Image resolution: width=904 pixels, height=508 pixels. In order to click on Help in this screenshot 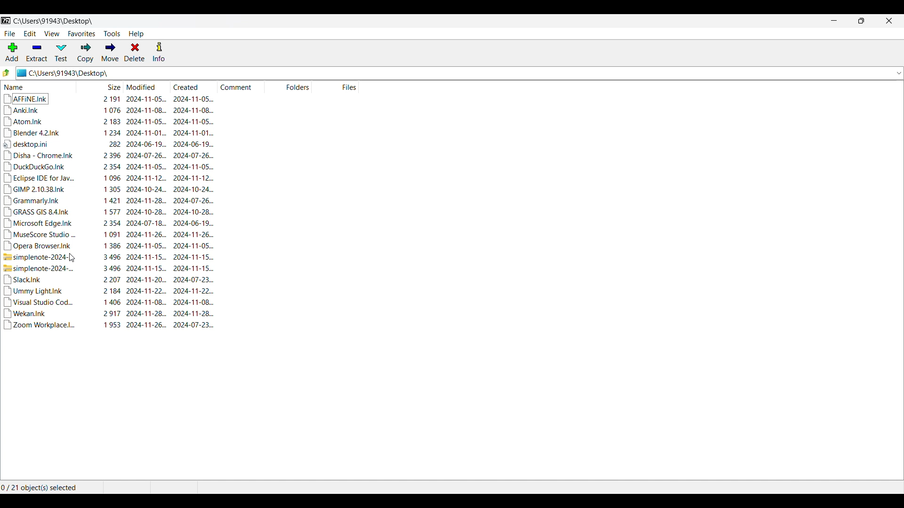, I will do `click(136, 34)`.